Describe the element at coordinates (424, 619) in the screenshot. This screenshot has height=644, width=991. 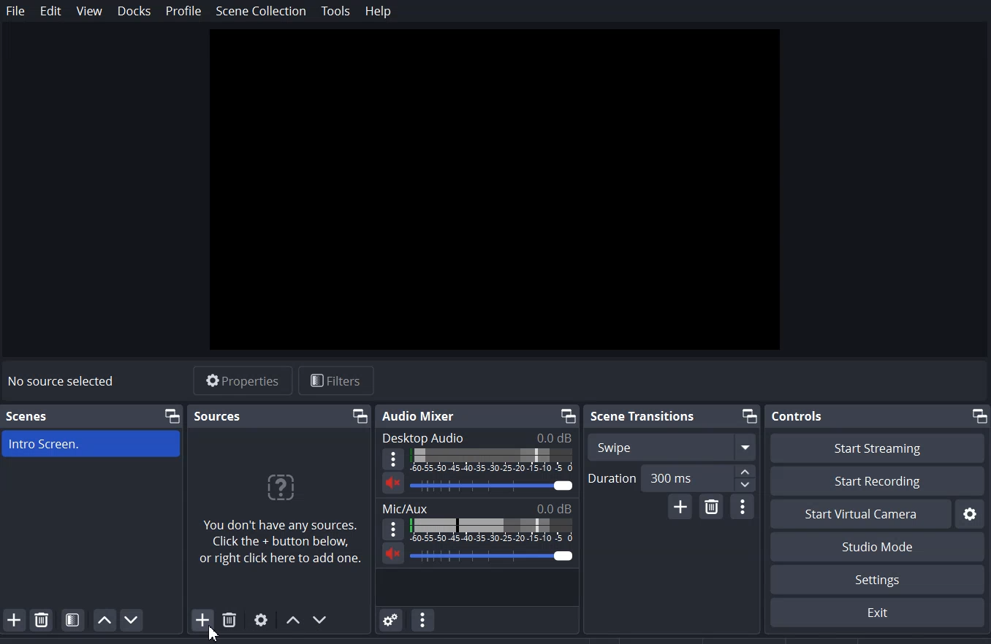
I see `Audio Mixer Menu` at that location.